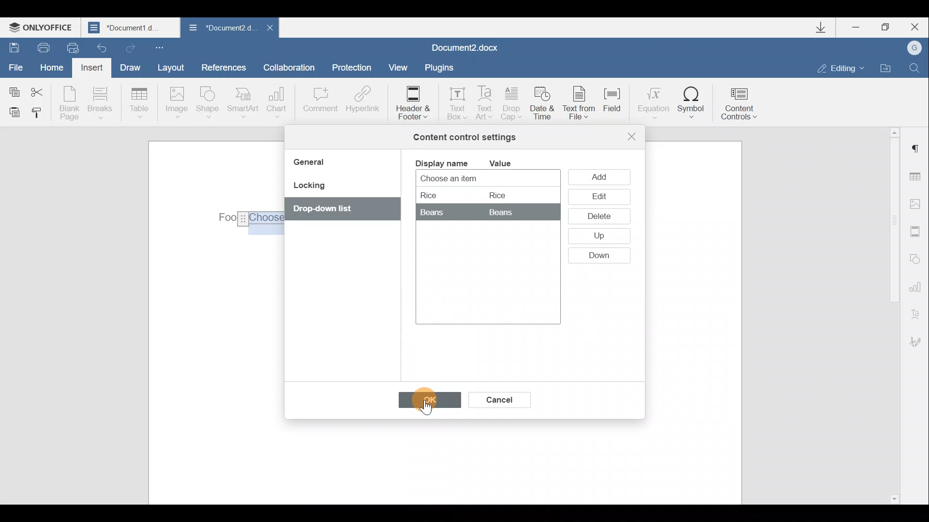 The image size is (929, 522). I want to click on Locking, so click(309, 188).